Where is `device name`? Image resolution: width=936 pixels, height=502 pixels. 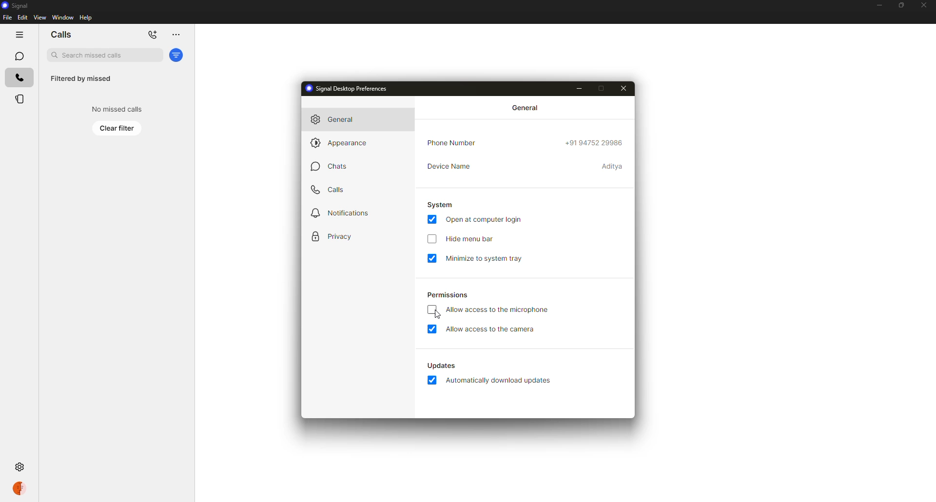 device name is located at coordinates (613, 166).